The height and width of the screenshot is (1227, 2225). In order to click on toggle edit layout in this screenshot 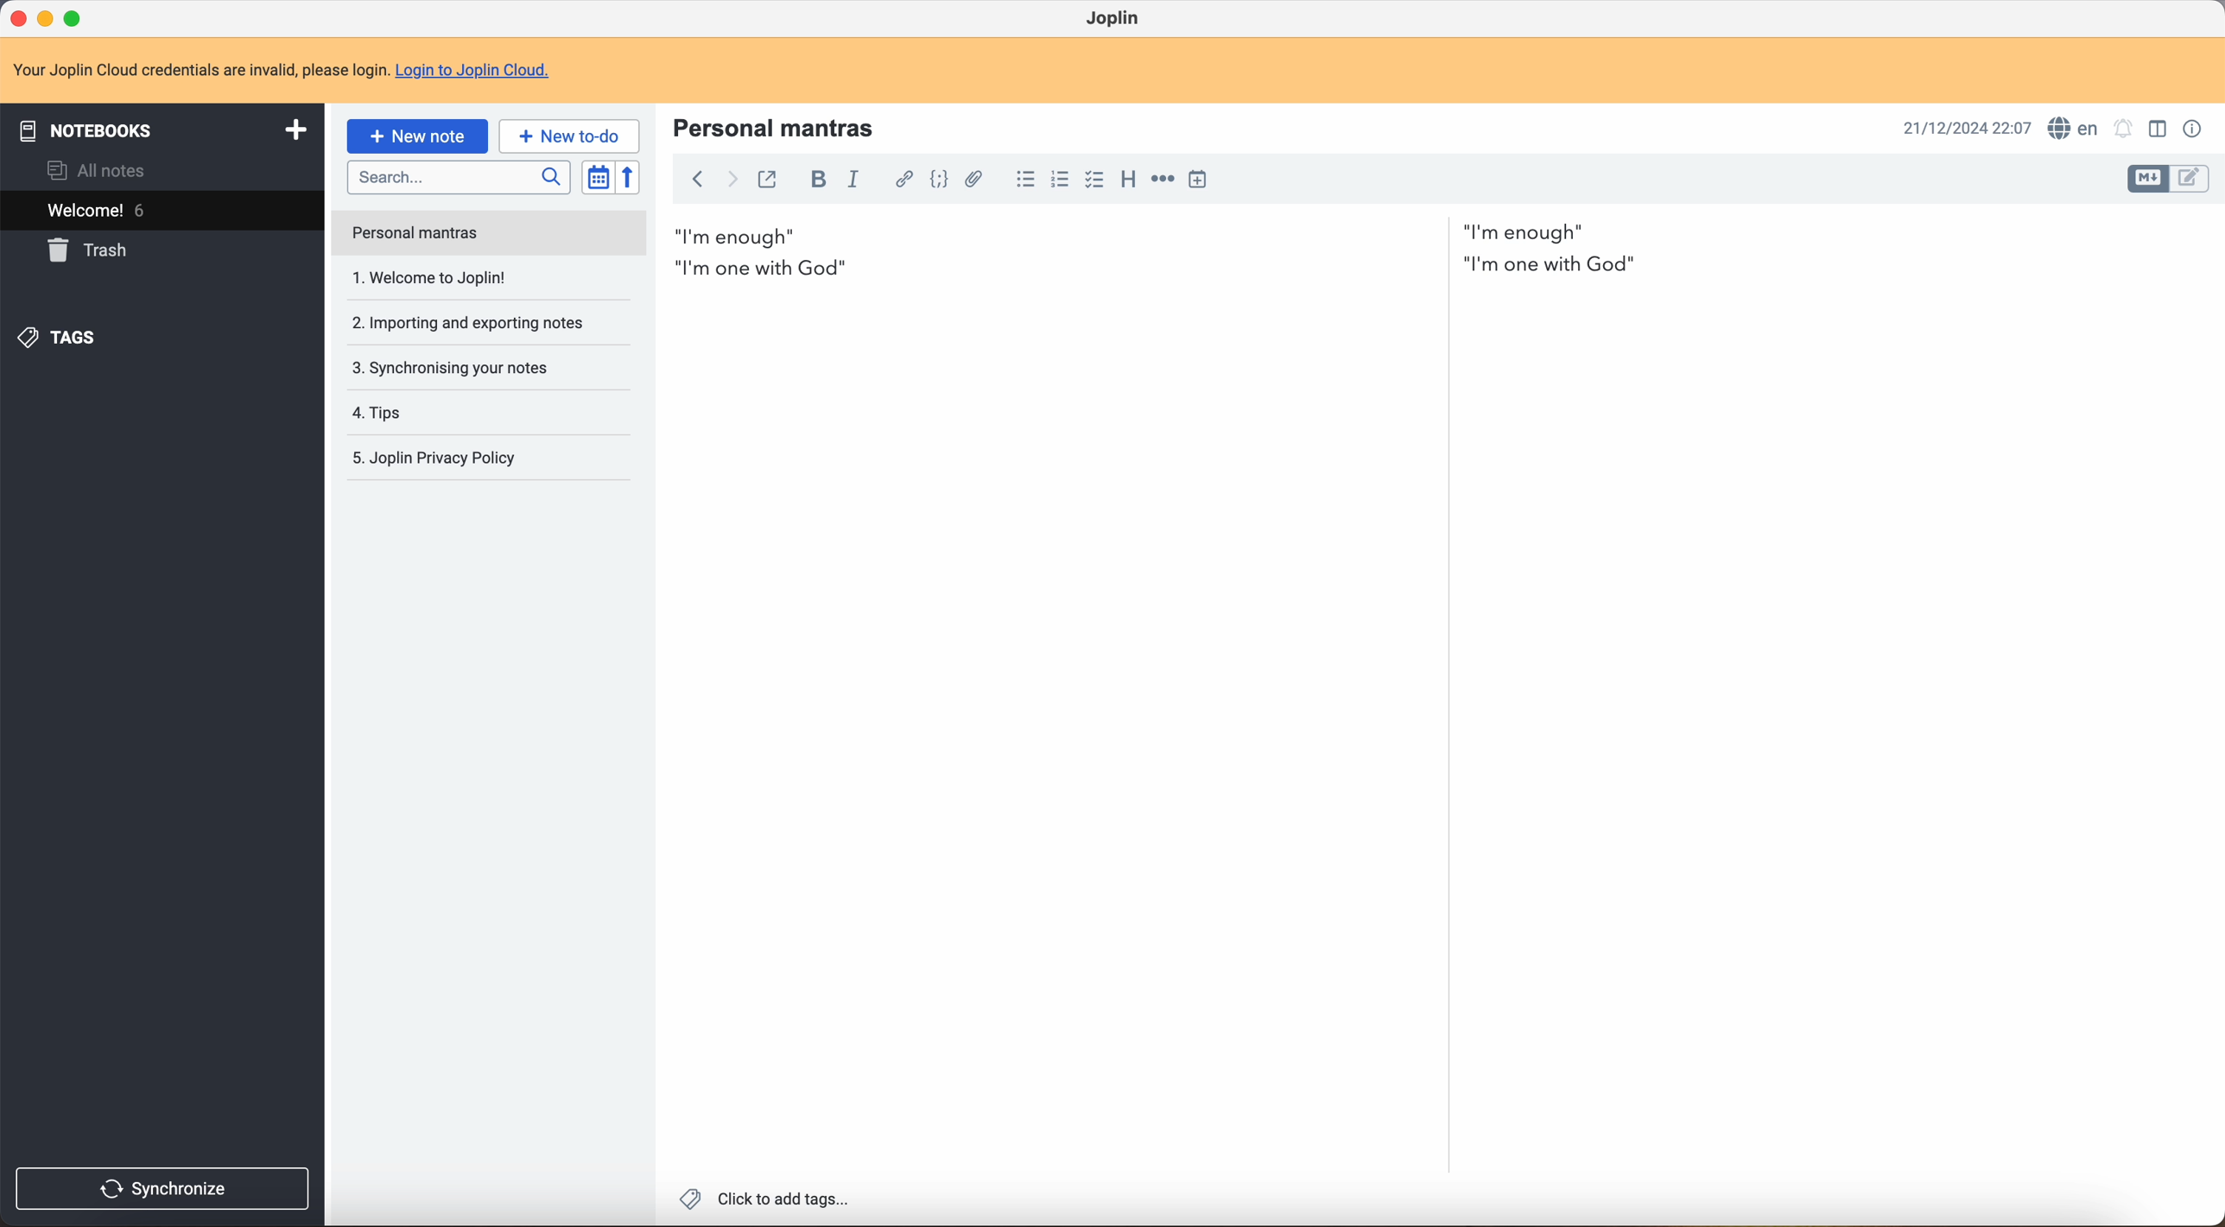, I will do `click(2190, 180)`.